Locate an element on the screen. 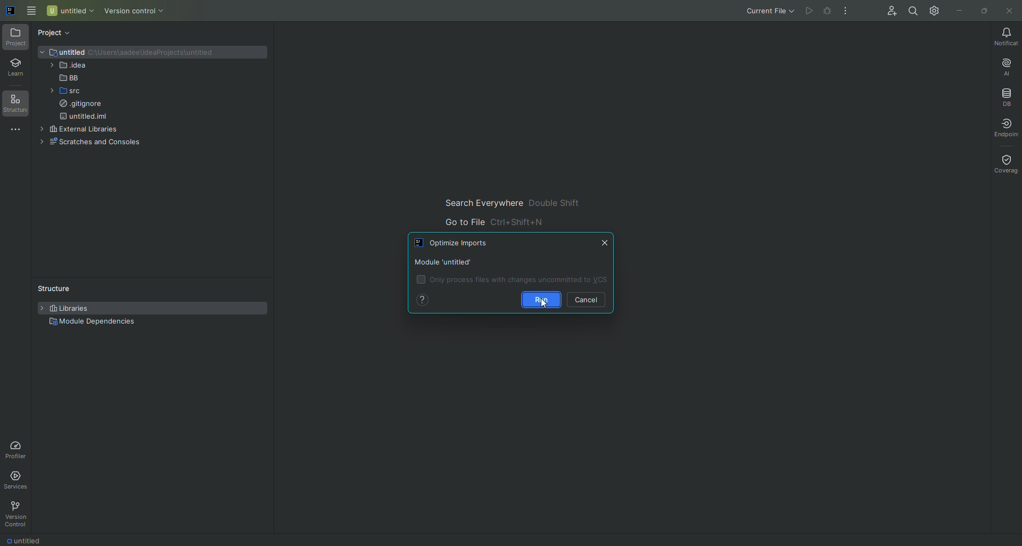 The height and width of the screenshot is (546, 1022). Code With Me is located at coordinates (885, 11).